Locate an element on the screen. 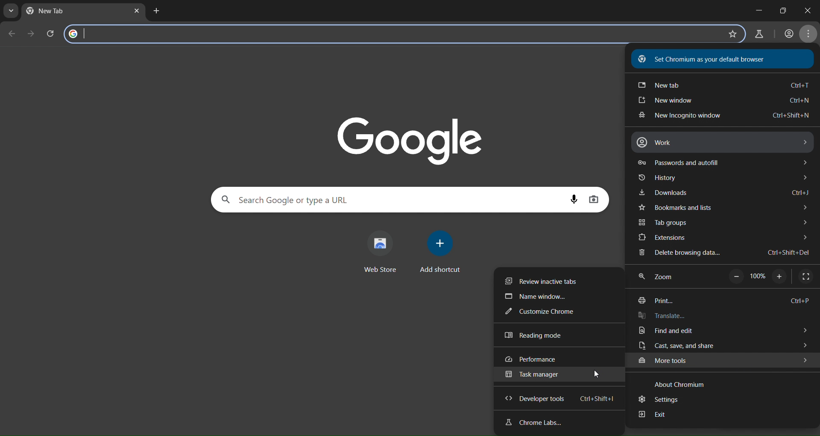  Set Chromium as your default browser is located at coordinates (716, 59).